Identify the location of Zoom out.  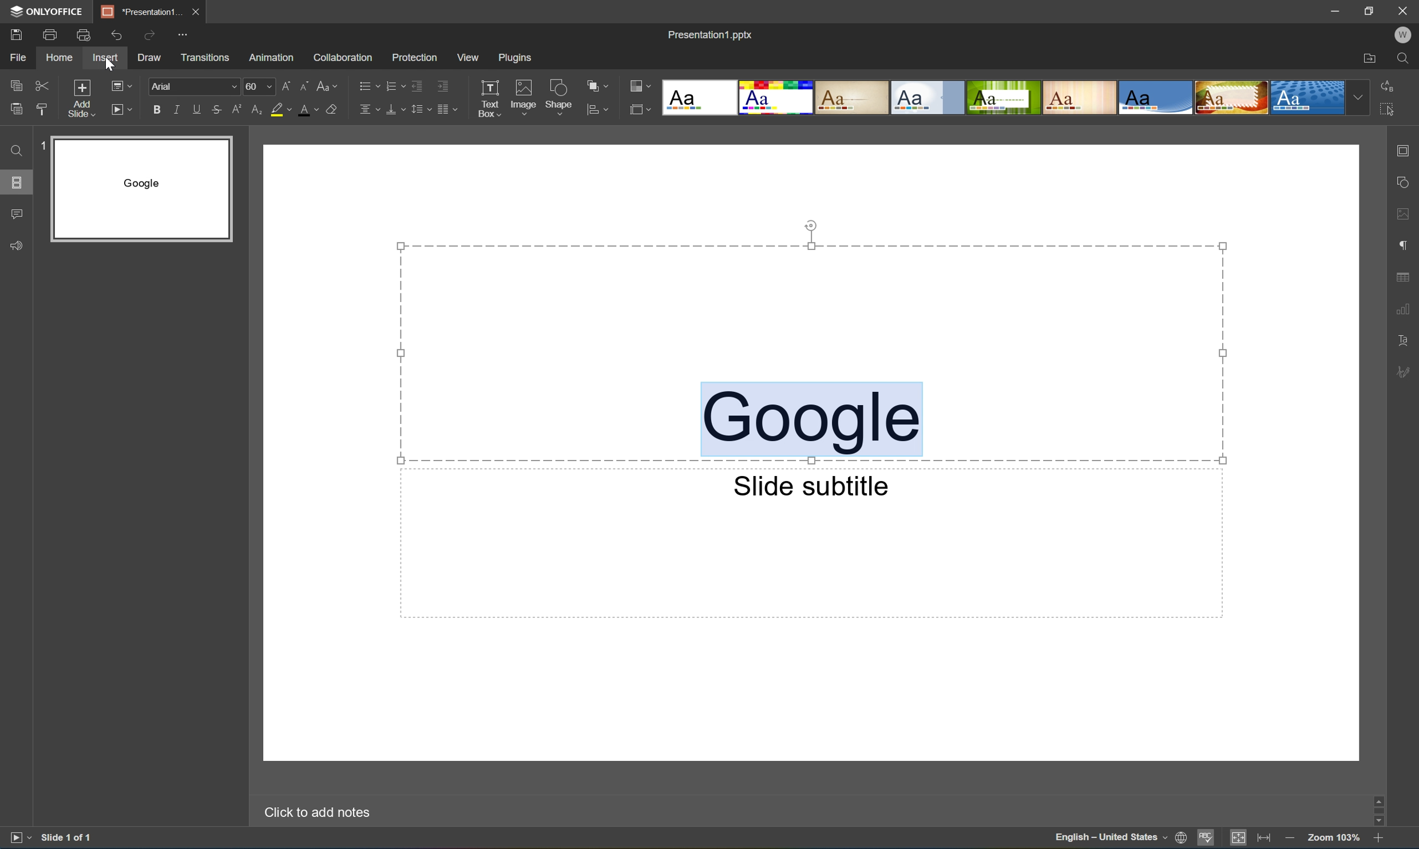
(1293, 839).